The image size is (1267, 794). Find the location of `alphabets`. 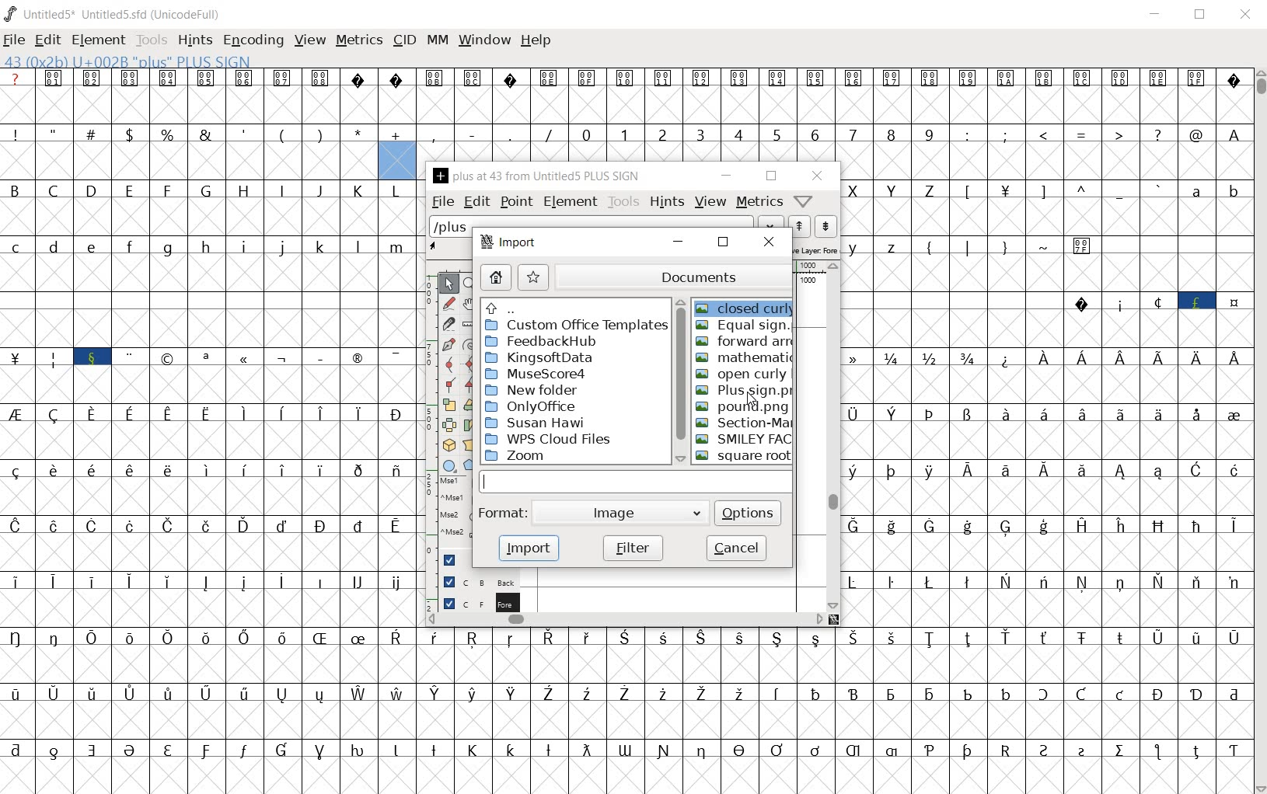

alphabets is located at coordinates (895, 209).